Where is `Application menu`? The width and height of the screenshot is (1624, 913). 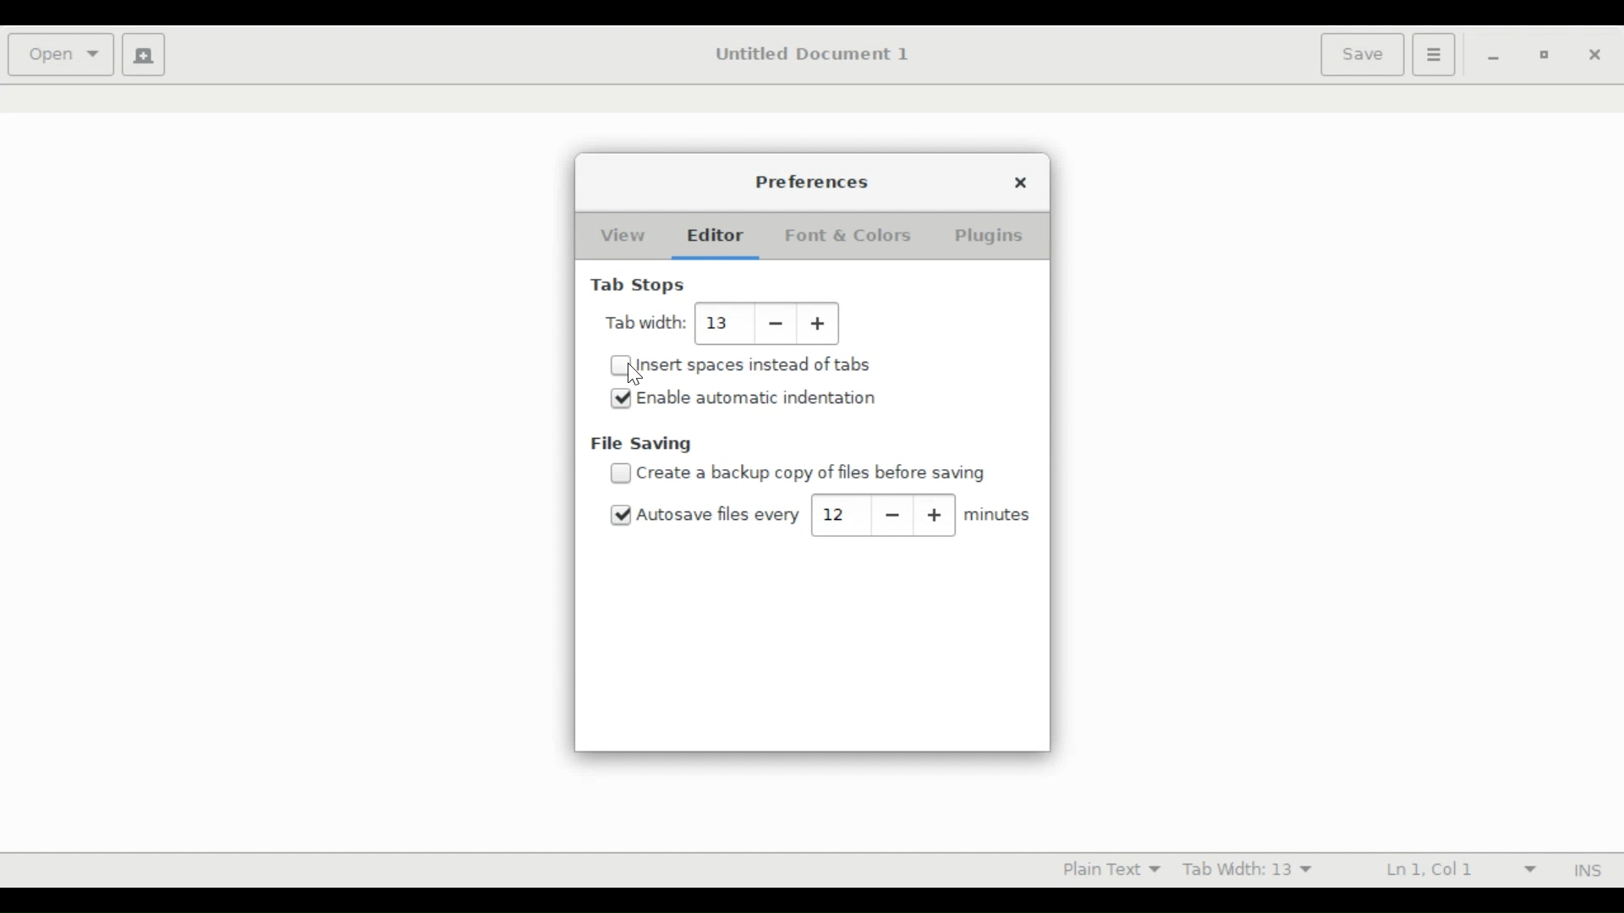 Application menu is located at coordinates (1433, 55).